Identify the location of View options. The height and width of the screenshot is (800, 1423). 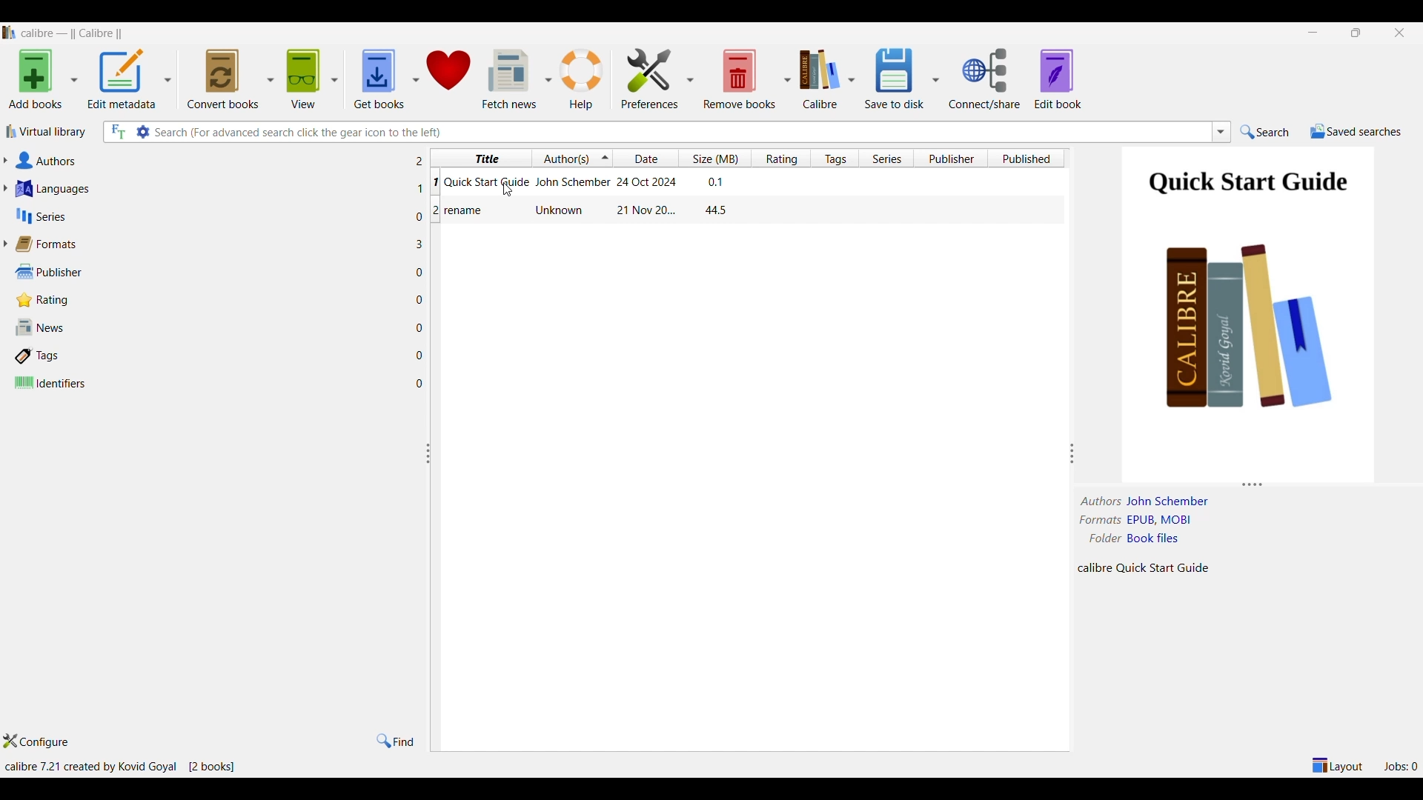
(334, 79).